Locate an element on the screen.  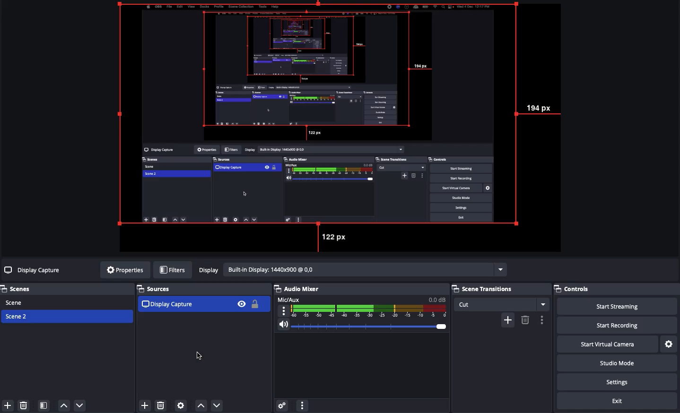
Scene filter is located at coordinates (44, 405).